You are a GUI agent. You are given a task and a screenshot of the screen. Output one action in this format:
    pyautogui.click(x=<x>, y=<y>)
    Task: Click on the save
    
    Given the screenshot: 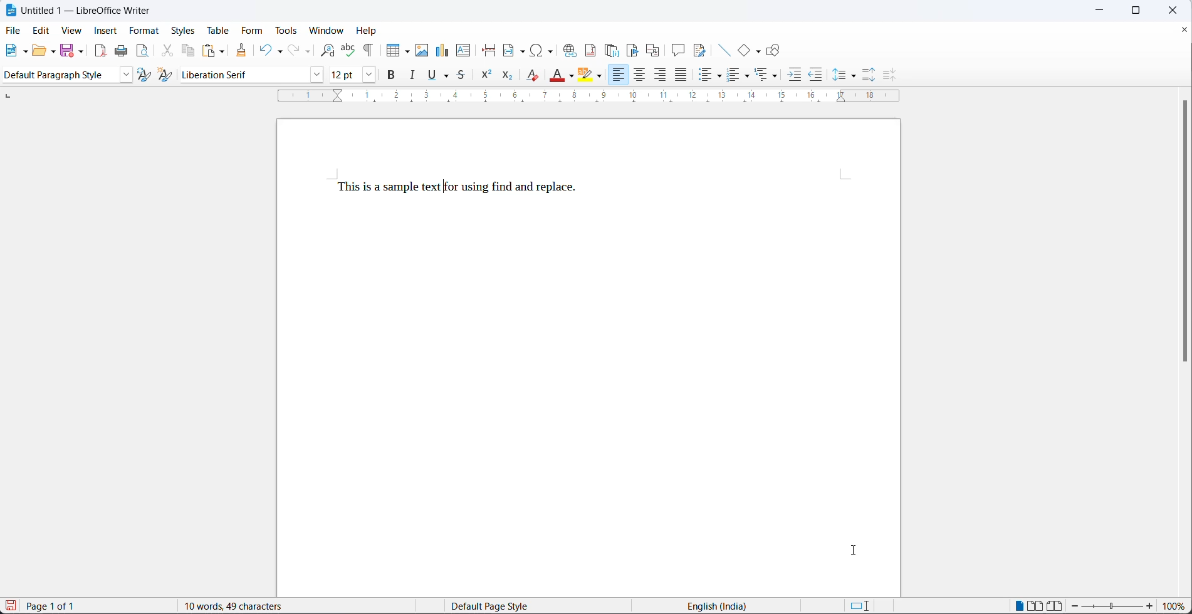 What is the action you would take?
    pyautogui.click(x=11, y=605)
    